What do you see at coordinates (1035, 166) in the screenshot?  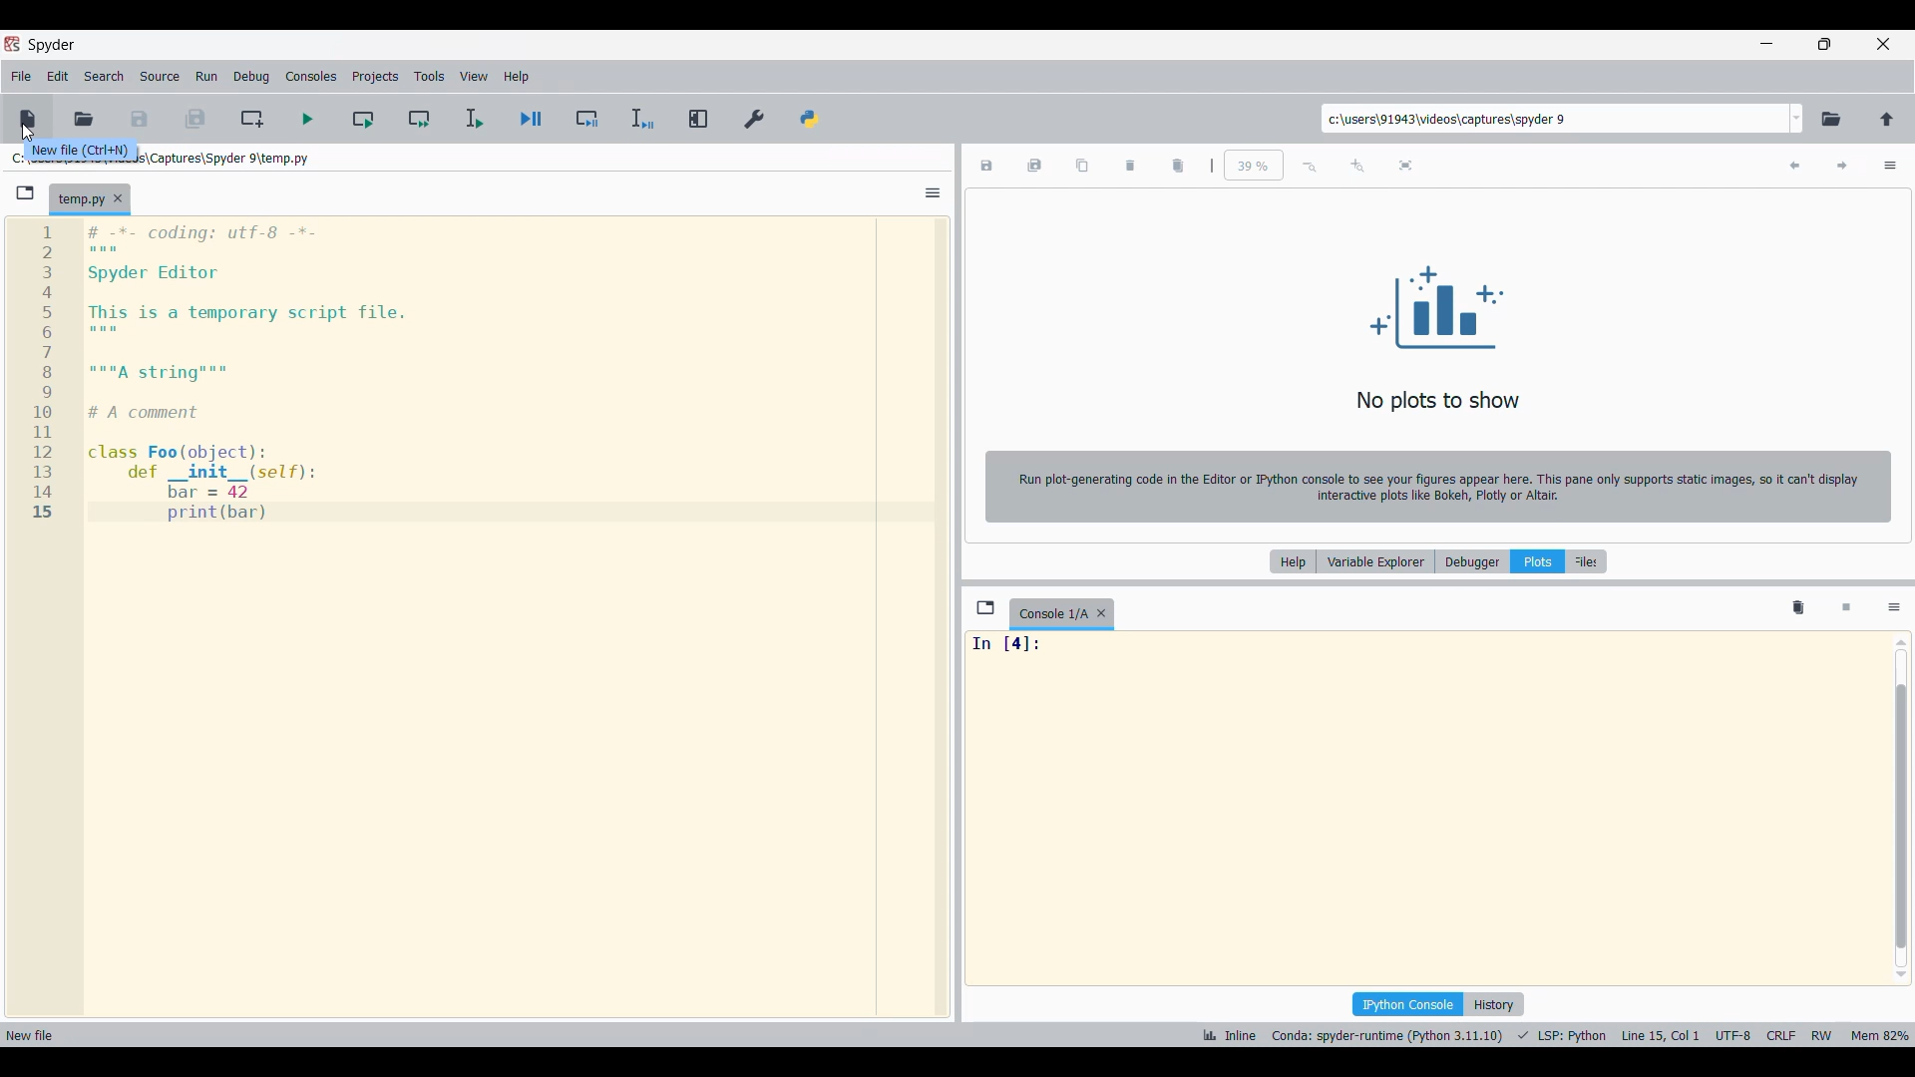 I see `Save all plots` at bounding box center [1035, 166].